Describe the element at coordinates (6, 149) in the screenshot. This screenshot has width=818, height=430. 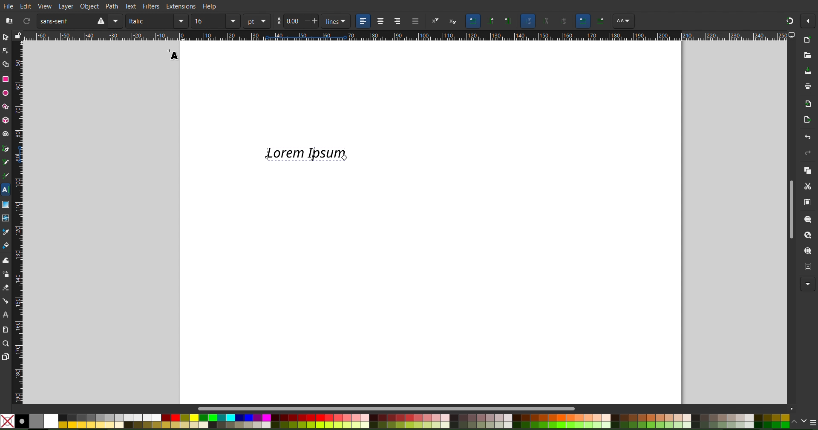
I see `Pen Tool` at that location.